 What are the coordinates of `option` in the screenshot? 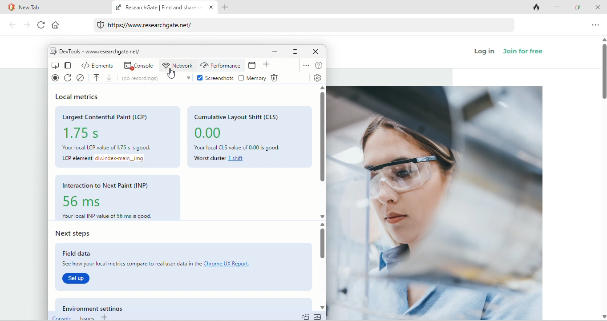 It's located at (596, 24).